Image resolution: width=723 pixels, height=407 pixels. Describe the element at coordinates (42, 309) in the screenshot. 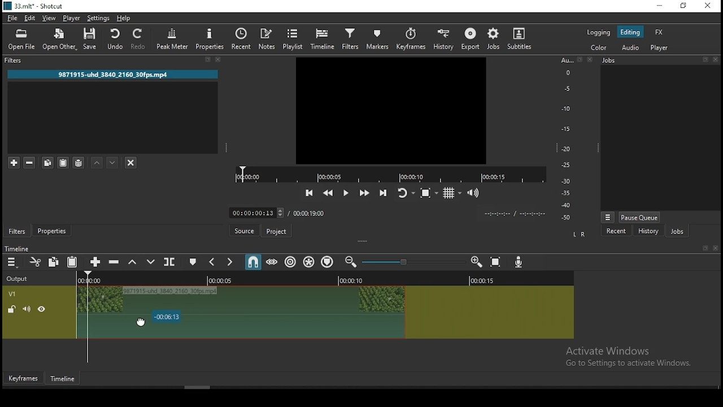

I see `view/hide` at that location.